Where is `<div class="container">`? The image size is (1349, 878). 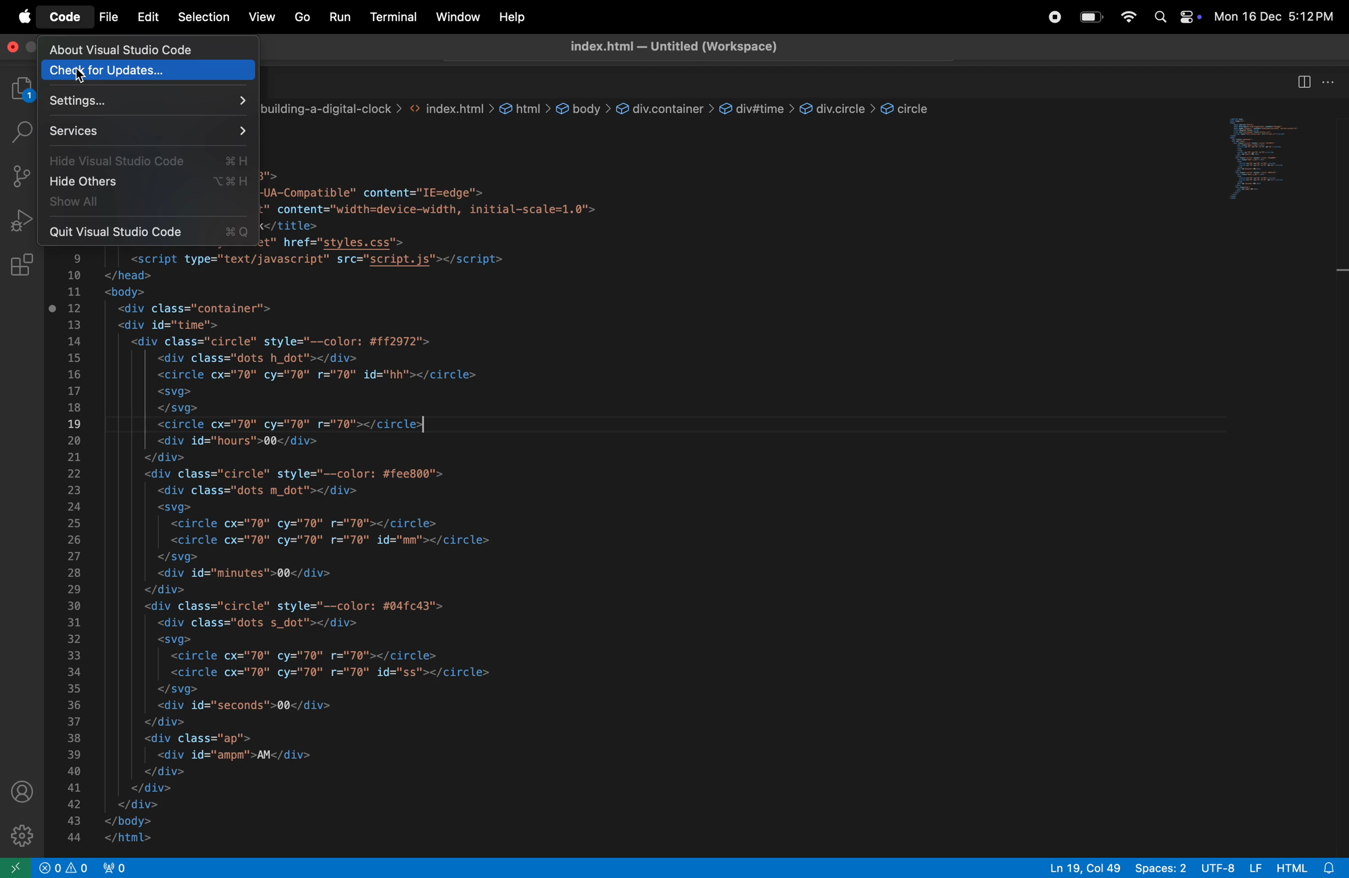
<div class="container"> is located at coordinates (194, 308).